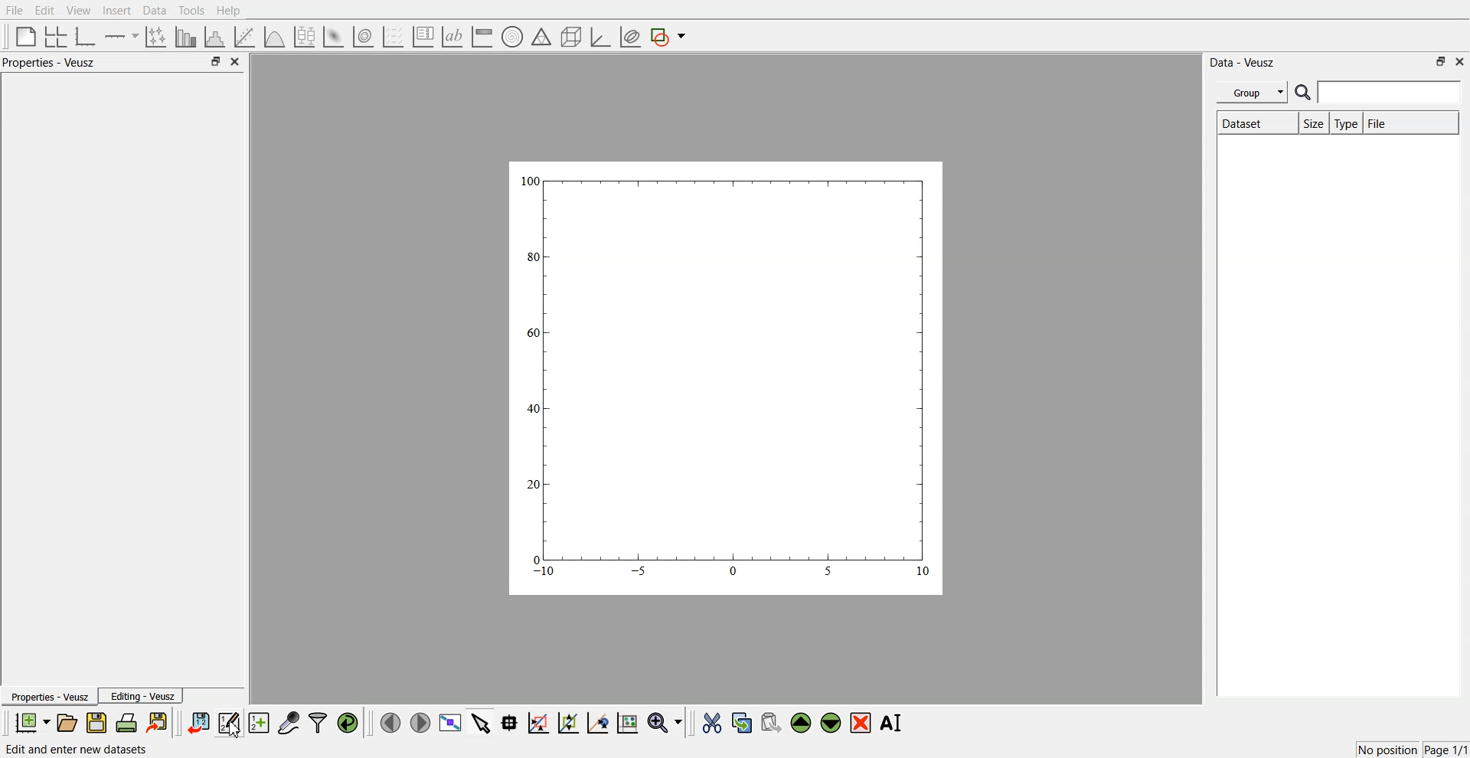  I want to click on Size, so click(1313, 125).